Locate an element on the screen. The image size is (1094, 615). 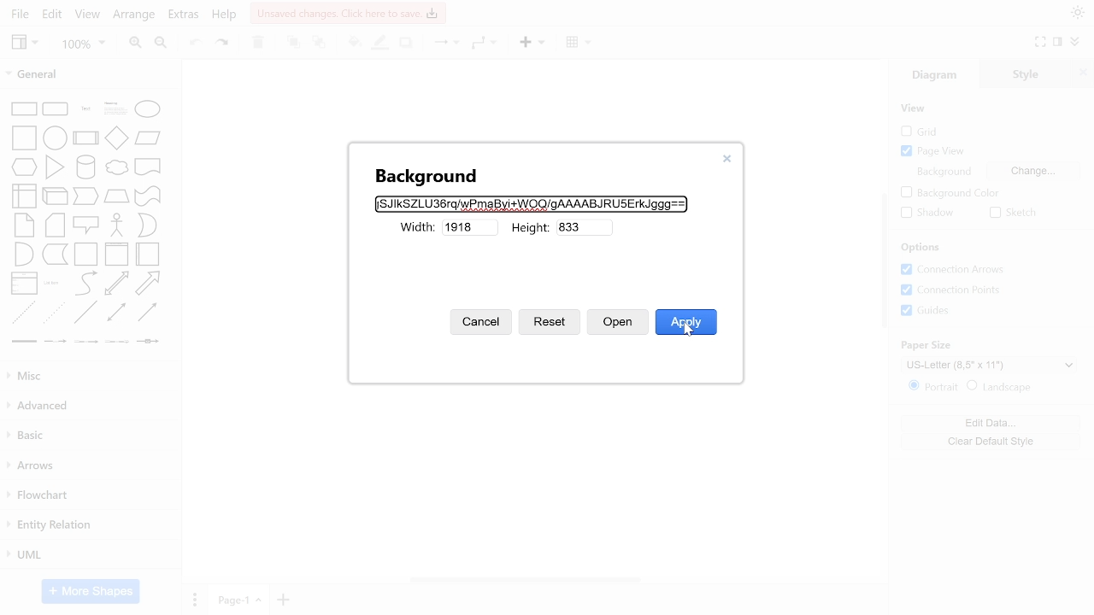
open is located at coordinates (617, 324).